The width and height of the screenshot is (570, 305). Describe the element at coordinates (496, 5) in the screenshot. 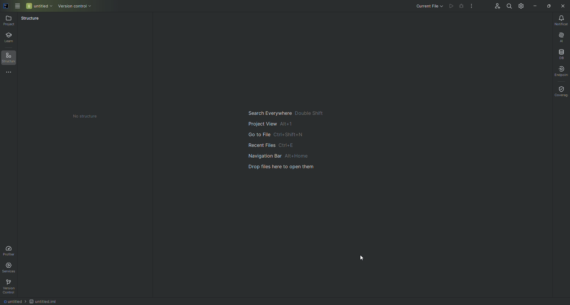

I see `Code With Me` at that location.